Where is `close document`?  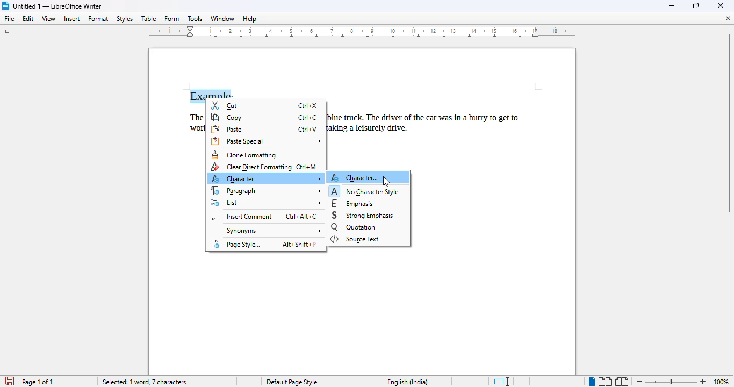 close document is located at coordinates (729, 18).